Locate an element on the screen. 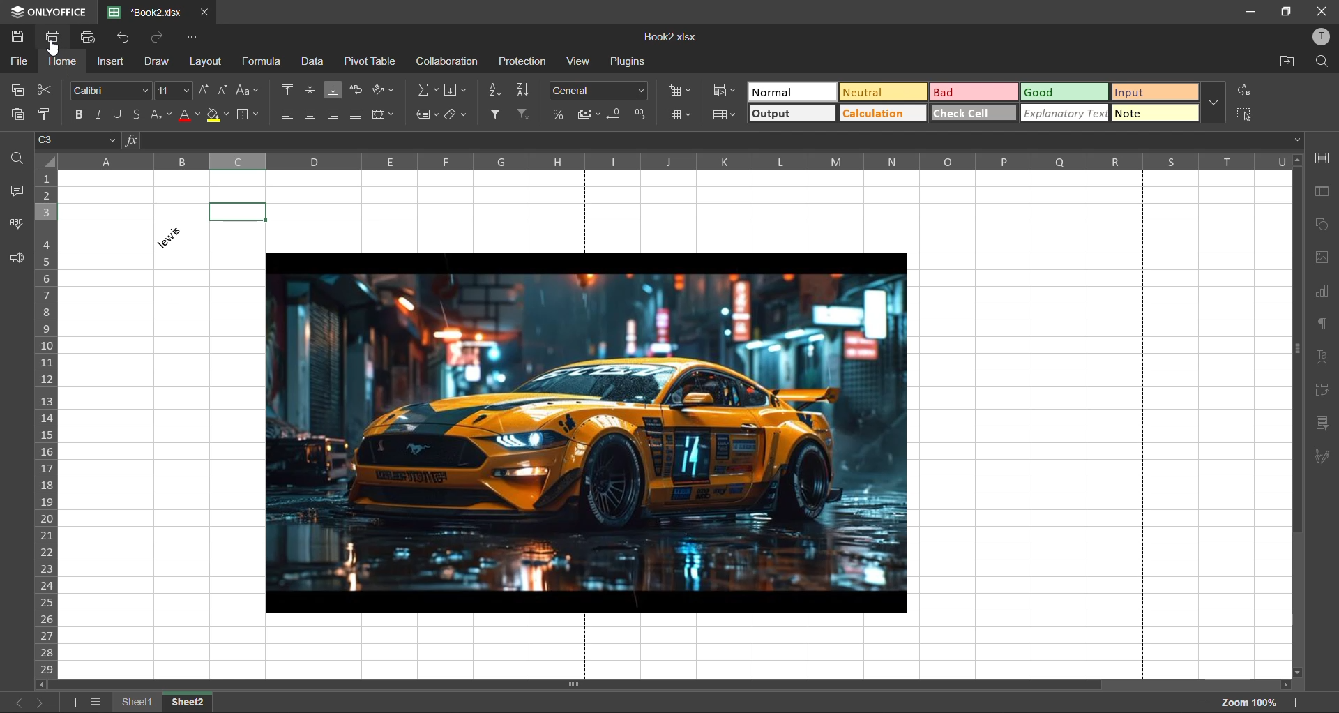  formula is located at coordinates (260, 62).